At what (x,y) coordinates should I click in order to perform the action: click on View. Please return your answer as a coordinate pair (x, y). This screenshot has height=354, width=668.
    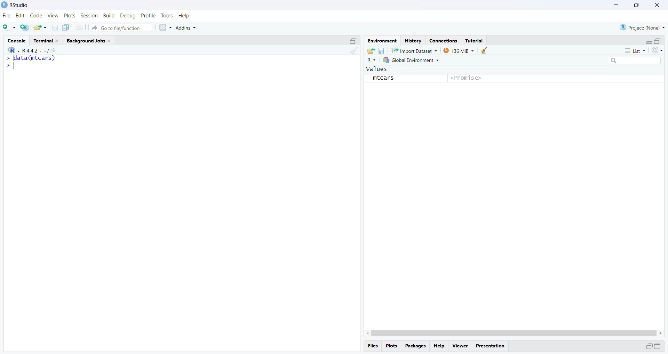
    Looking at the image, I should click on (53, 15).